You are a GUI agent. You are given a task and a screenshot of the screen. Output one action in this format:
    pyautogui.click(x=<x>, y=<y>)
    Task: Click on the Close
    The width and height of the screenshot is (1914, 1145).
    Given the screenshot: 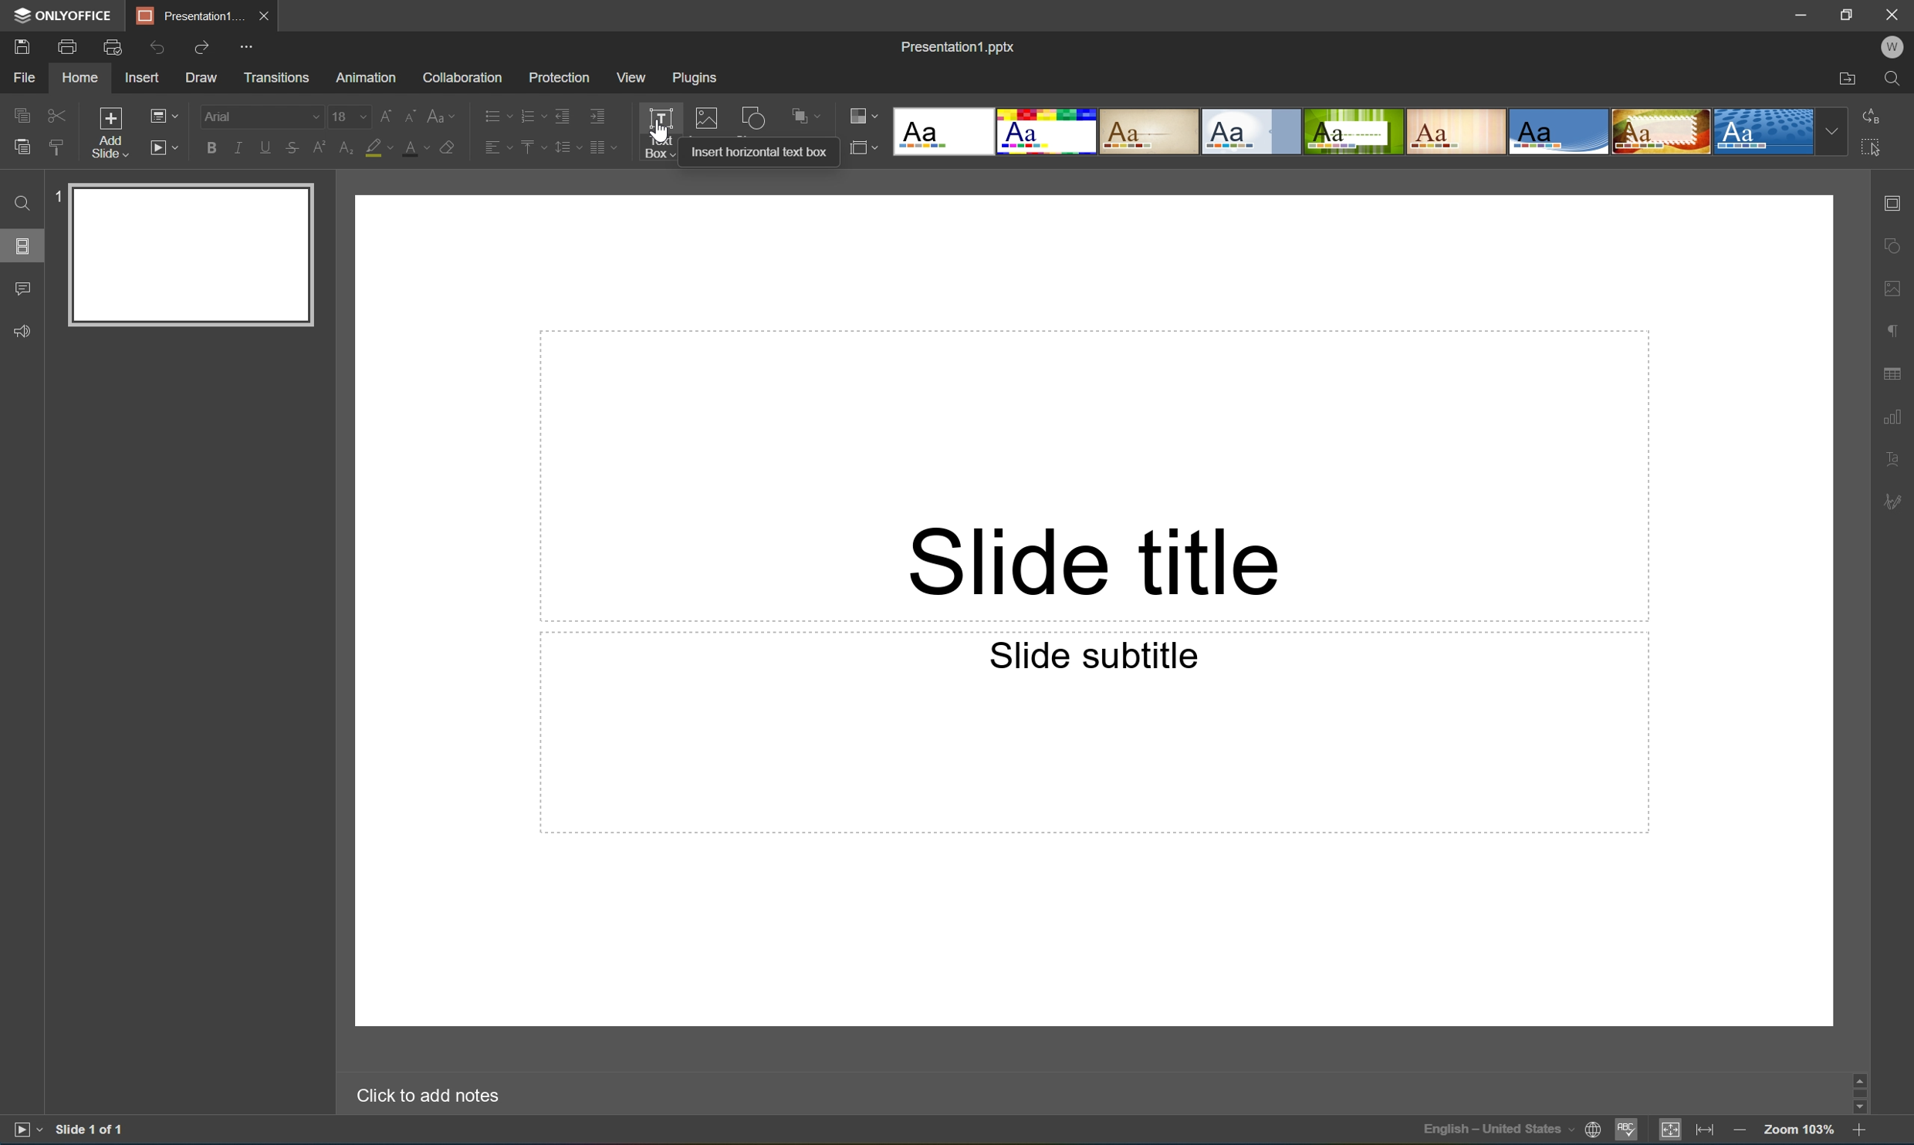 What is the action you would take?
    pyautogui.click(x=262, y=13)
    